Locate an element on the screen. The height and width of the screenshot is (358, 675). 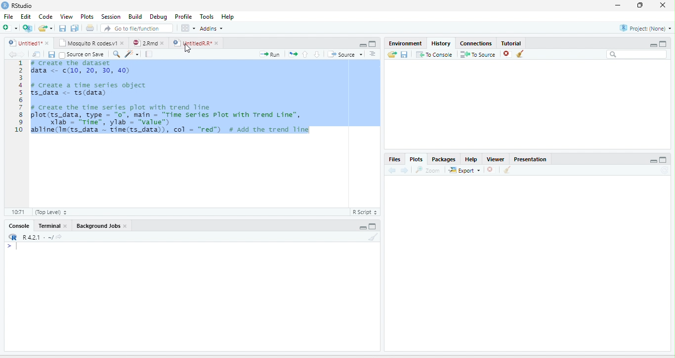
Open recent files is located at coordinates (51, 28).